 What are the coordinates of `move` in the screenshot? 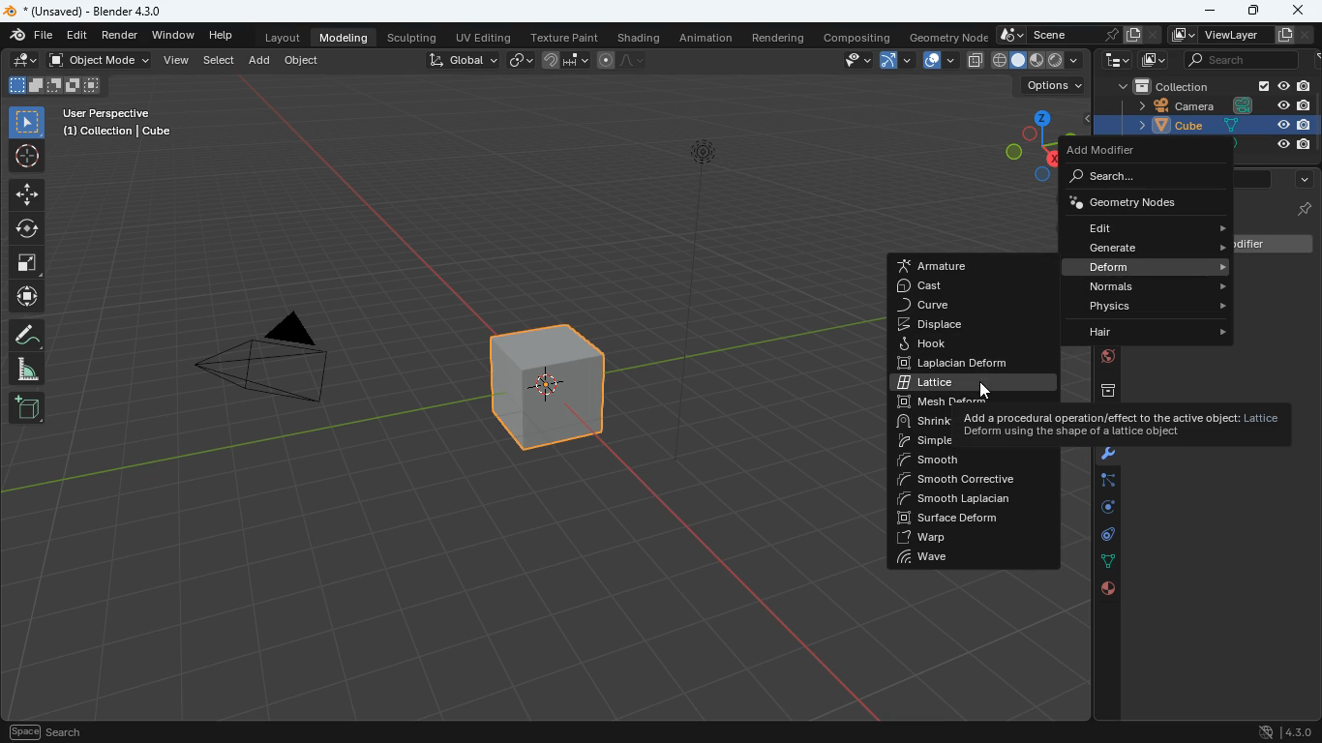 It's located at (29, 298).